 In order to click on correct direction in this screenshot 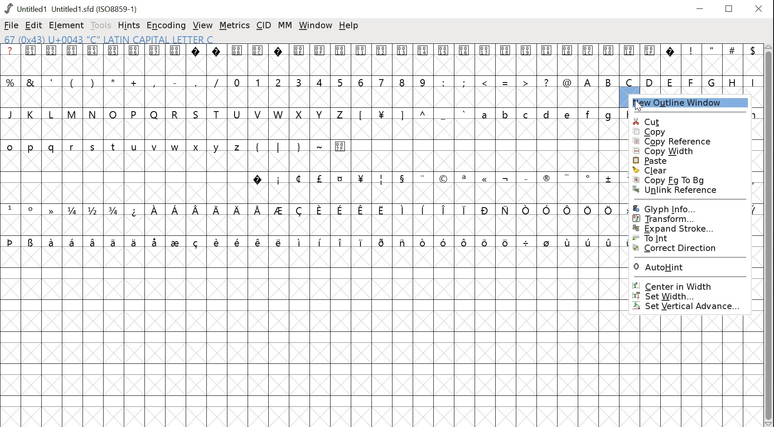, I will do `click(687, 249)`.